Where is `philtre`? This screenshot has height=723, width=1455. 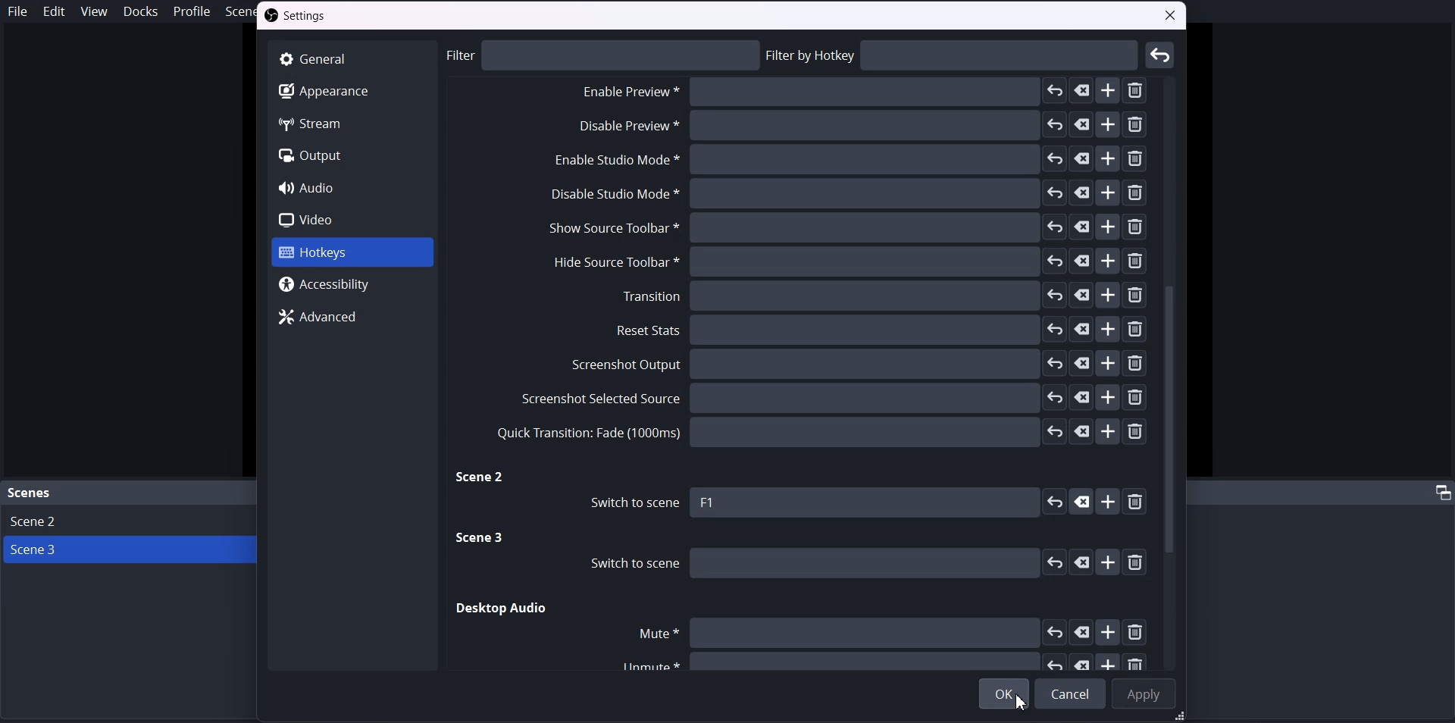
philtre is located at coordinates (603, 55).